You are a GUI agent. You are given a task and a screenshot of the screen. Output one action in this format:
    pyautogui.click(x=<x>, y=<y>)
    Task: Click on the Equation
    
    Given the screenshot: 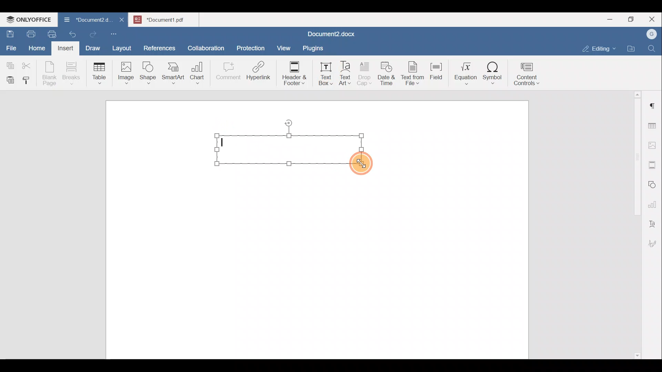 What is the action you would take?
    pyautogui.click(x=467, y=73)
    